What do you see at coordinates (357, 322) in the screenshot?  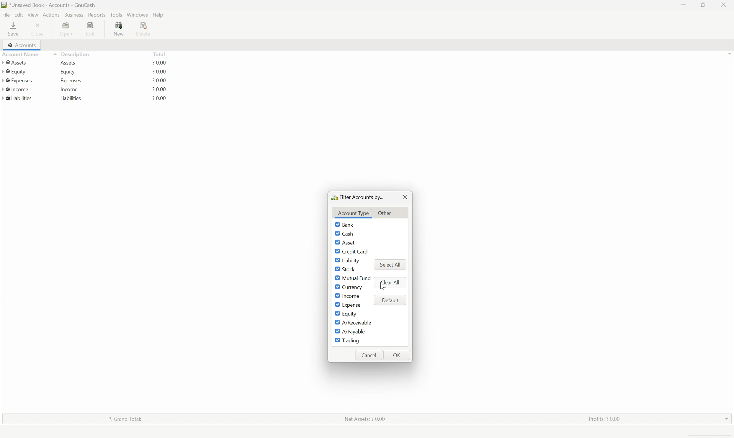 I see `A/Receivable` at bounding box center [357, 322].